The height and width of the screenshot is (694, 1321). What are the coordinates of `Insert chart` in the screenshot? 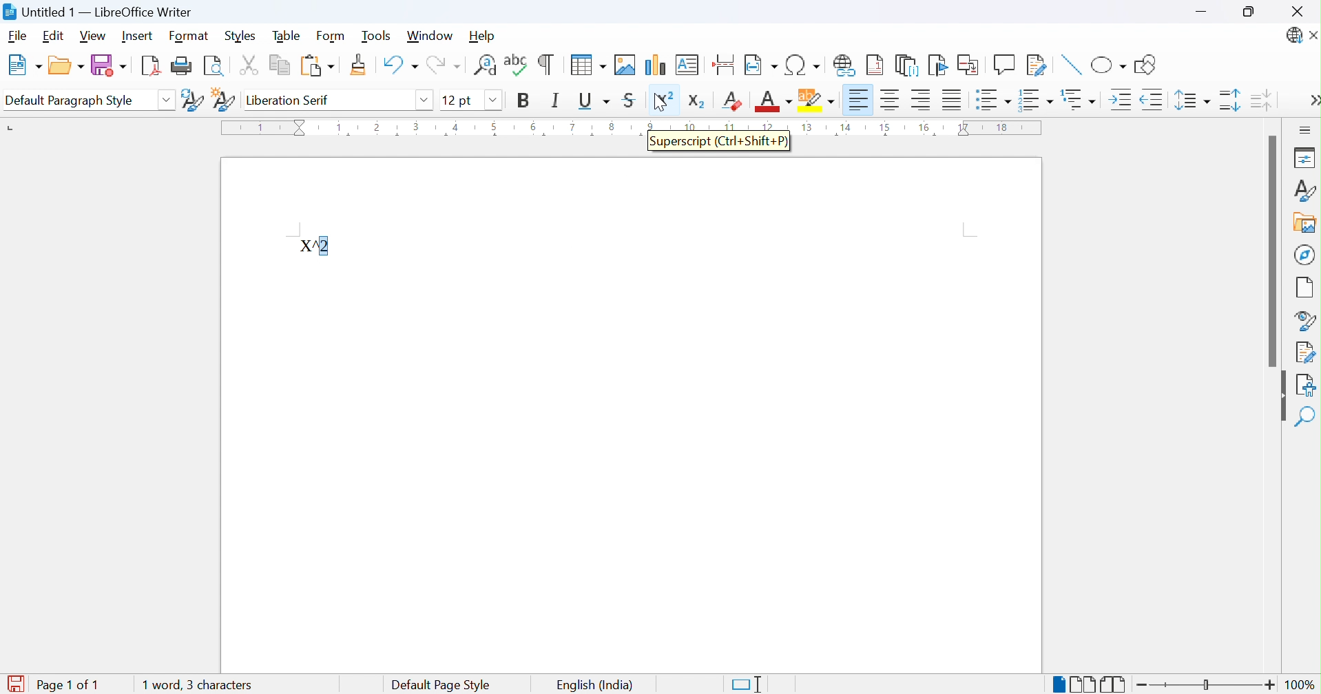 It's located at (656, 65).